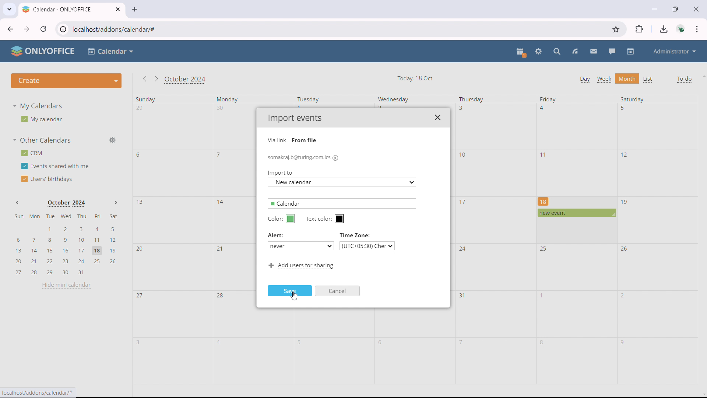 The image size is (707, 398). Describe the element at coordinates (309, 99) in the screenshot. I see `Tuesday` at that location.